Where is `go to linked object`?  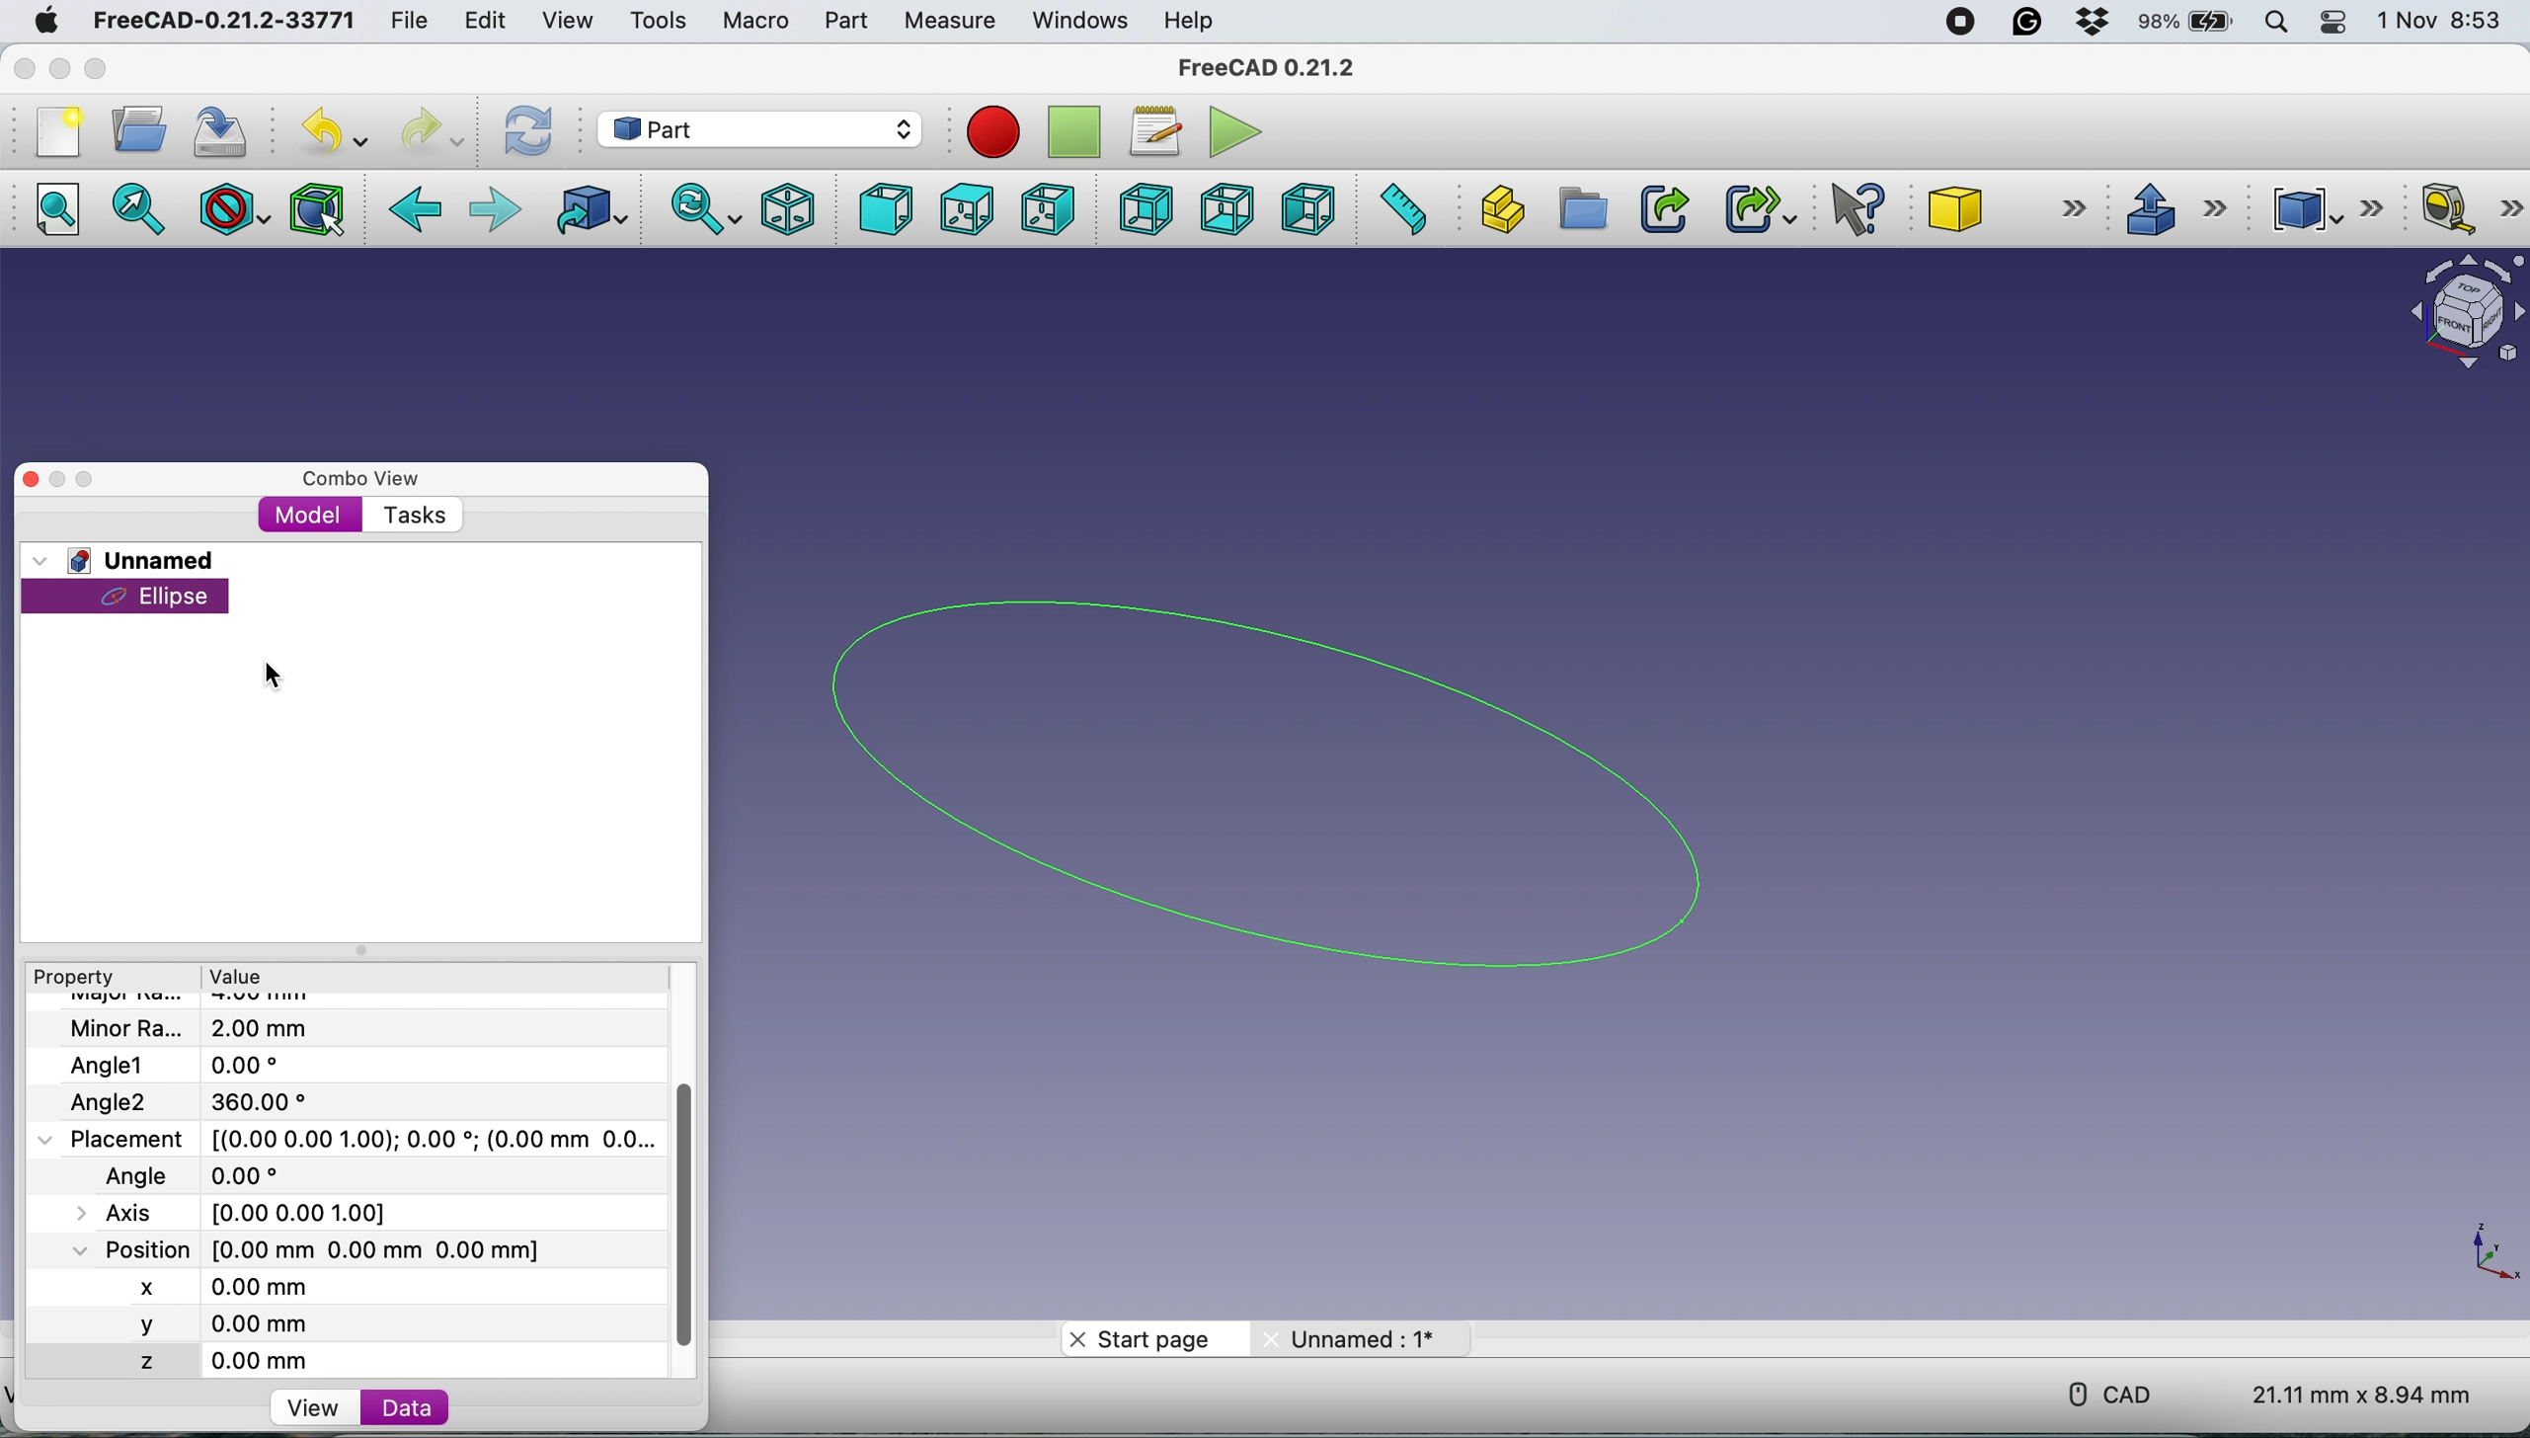 go to linked object is located at coordinates (586, 209).